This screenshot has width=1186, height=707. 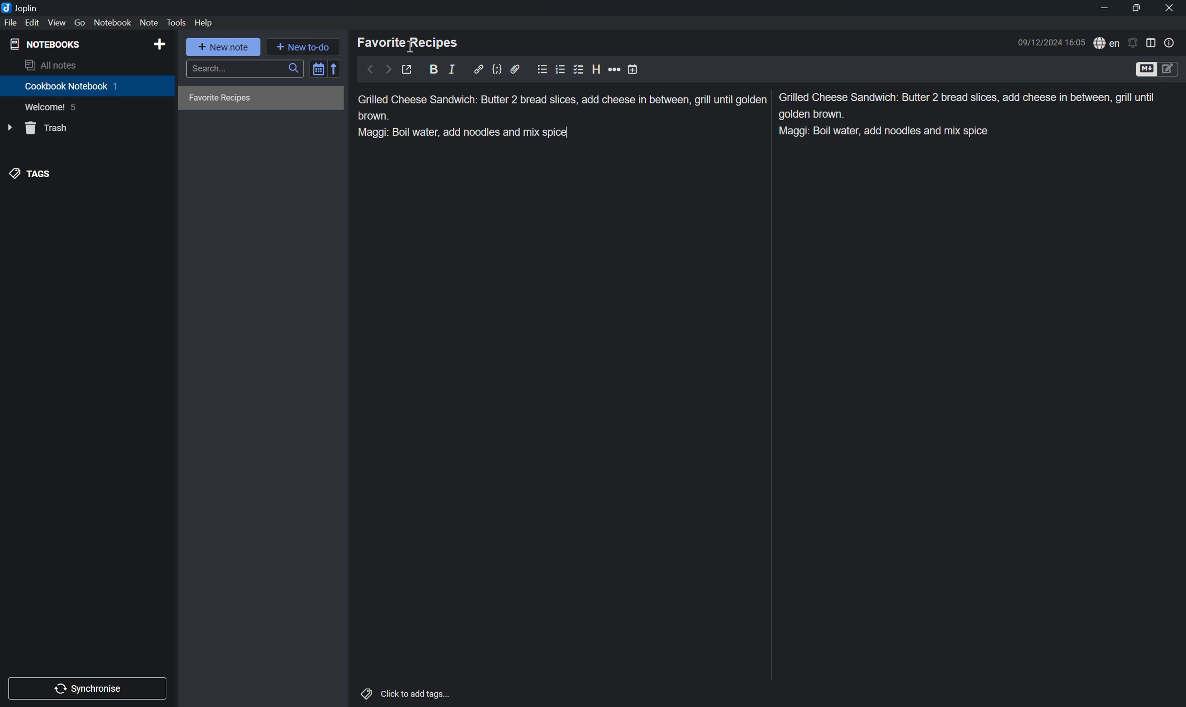 What do you see at coordinates (1135, 10) in the screenshot?
I see `Restore Down` at bounding box center [1135, 10].